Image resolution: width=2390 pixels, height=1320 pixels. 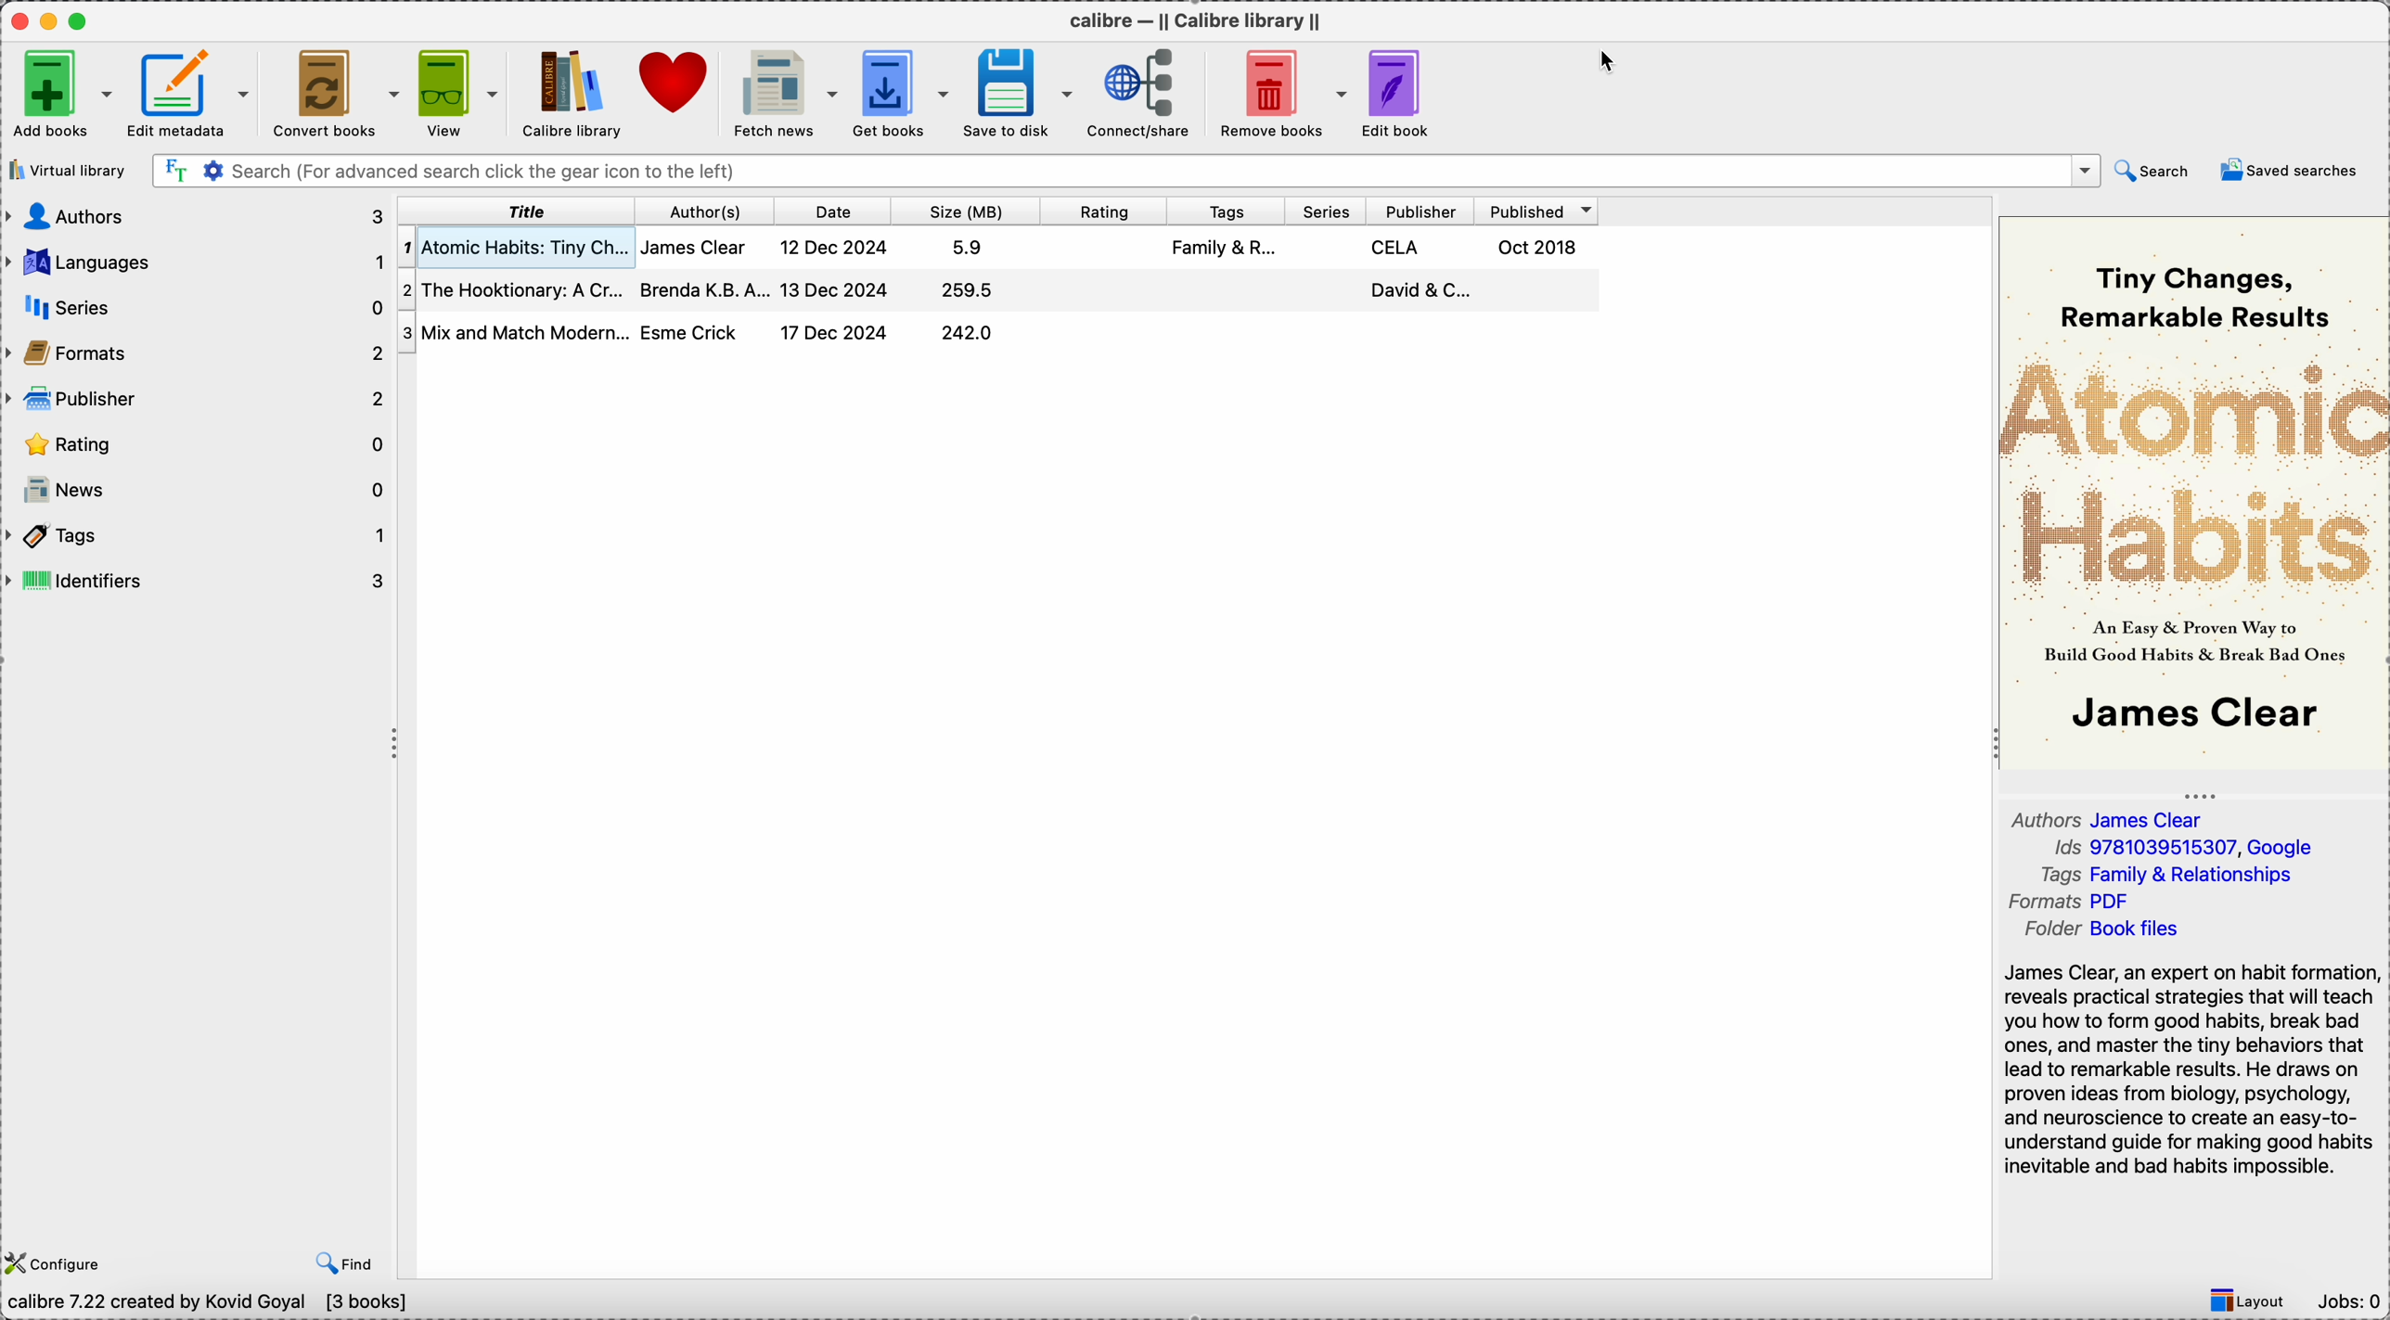 What do you see at coordinates (2184, 850) in the screenshot?
I see `Ids 9781039515307, Google` at bounding box center [2184, 850].